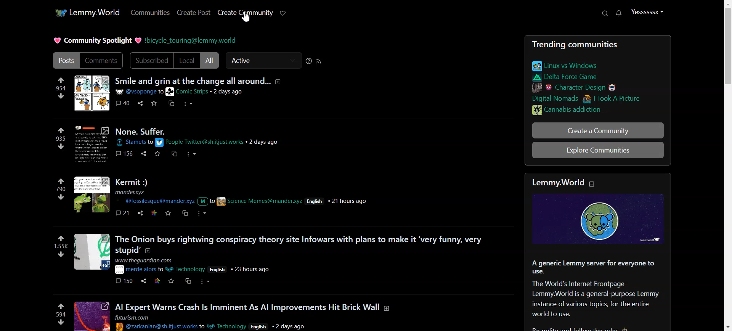 The width and height of the screenshot is (732, 331). Describe the element at coordinates (726, 165) in the screenshot. I see `Vertical Scroll Bar` at that location.